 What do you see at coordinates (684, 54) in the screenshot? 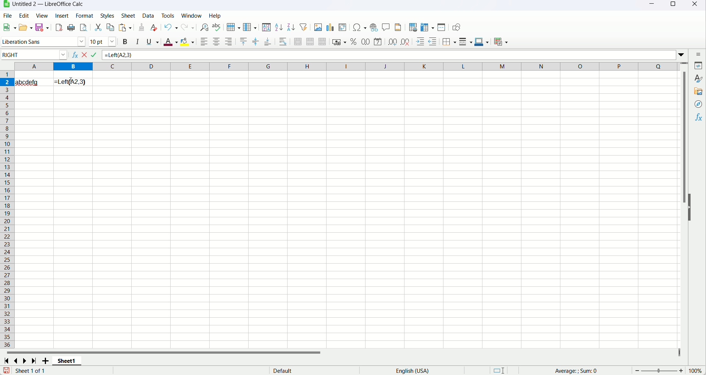
I see `expand formula bar` at bounding box center [684, 54].